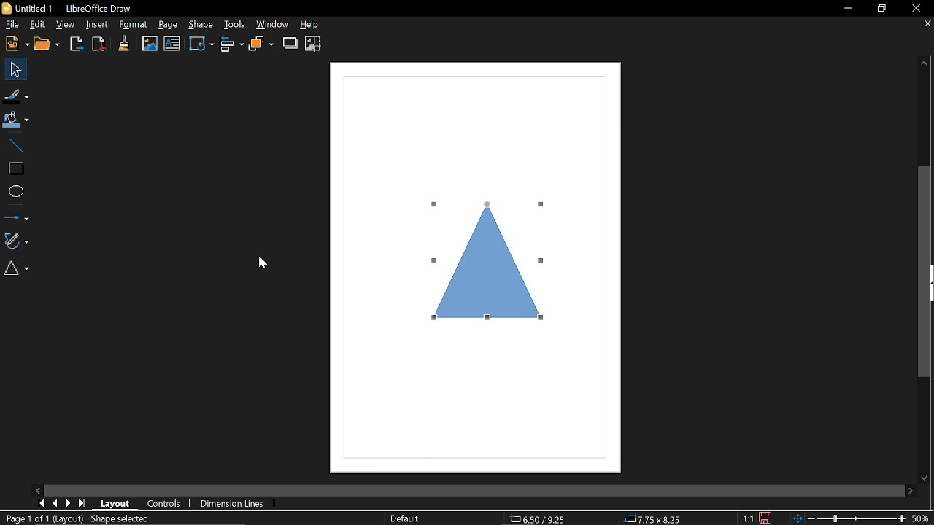 The width and height of the screenshot is (934, 525). What do you see at coordinates (168, 25) in the screenshot?
I see `Page` at bounding box center [168, 25].